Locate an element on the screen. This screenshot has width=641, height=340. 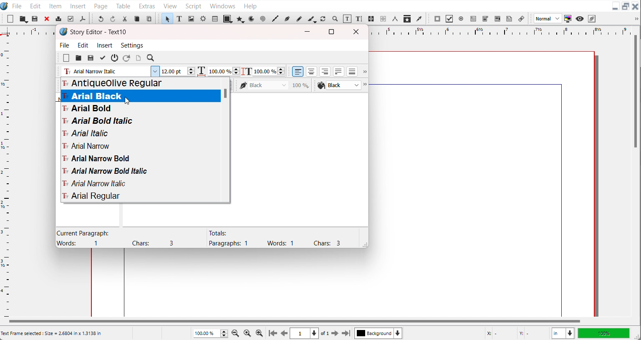
Align text Justified is located at coordinates (339, 71).